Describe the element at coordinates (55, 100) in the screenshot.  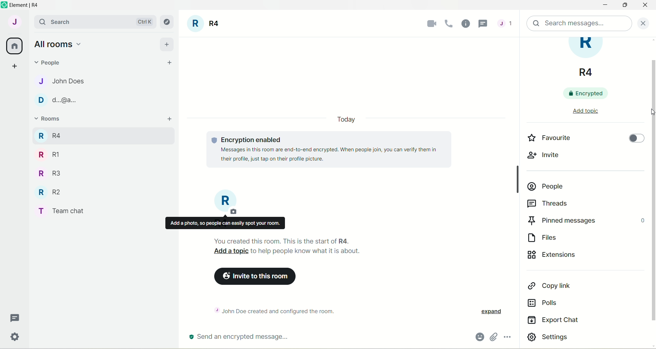
I see `D d.@a..` at that location.